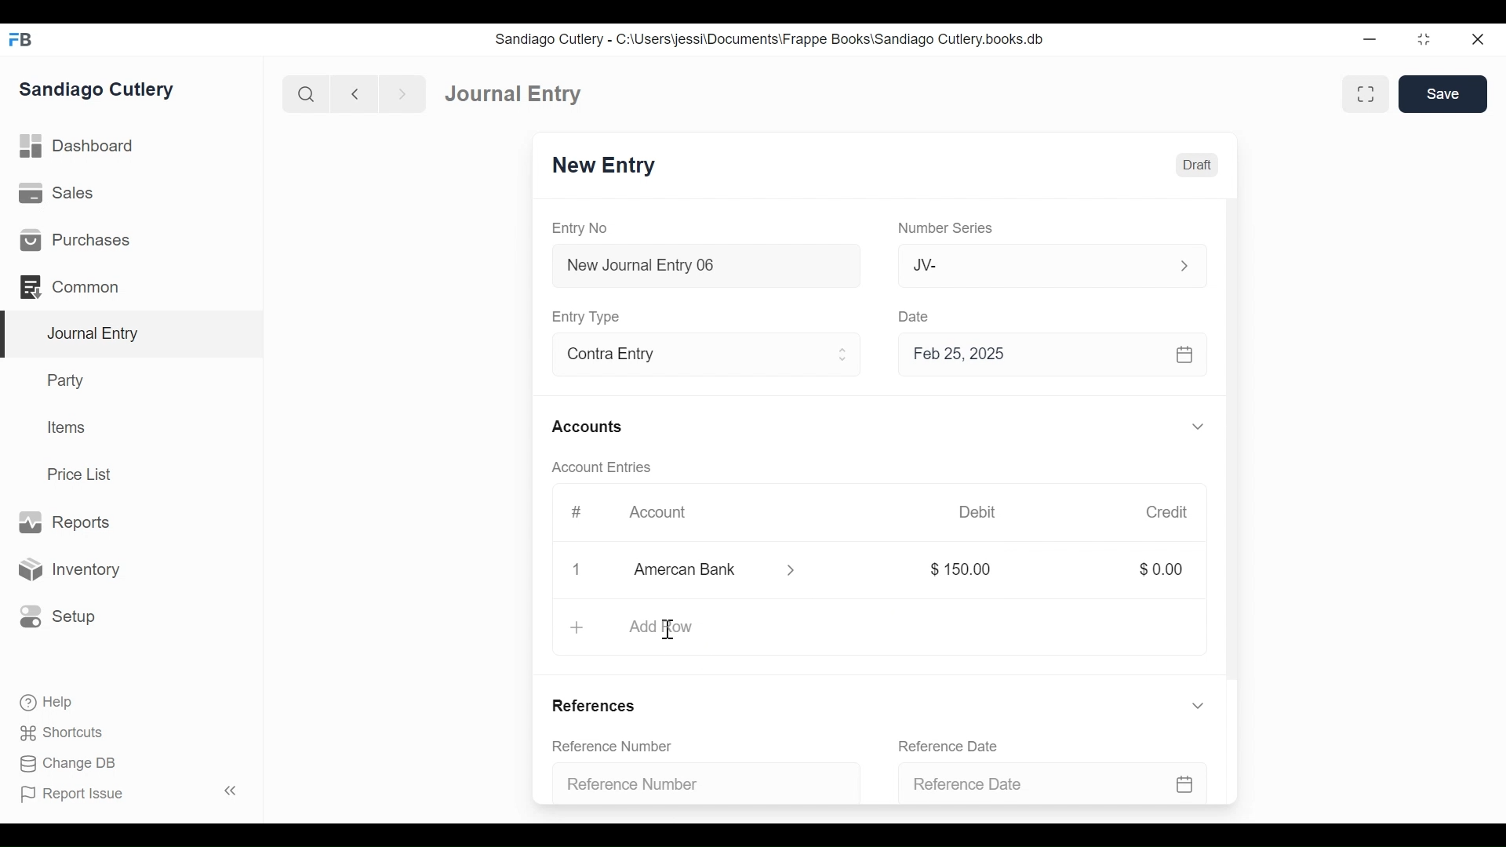 The height and width of the screenshot is (847, 1506). What do you see at coordinates (591, 428) in the screenshot?
I see `Accounts` at bounding box center [591, 428].